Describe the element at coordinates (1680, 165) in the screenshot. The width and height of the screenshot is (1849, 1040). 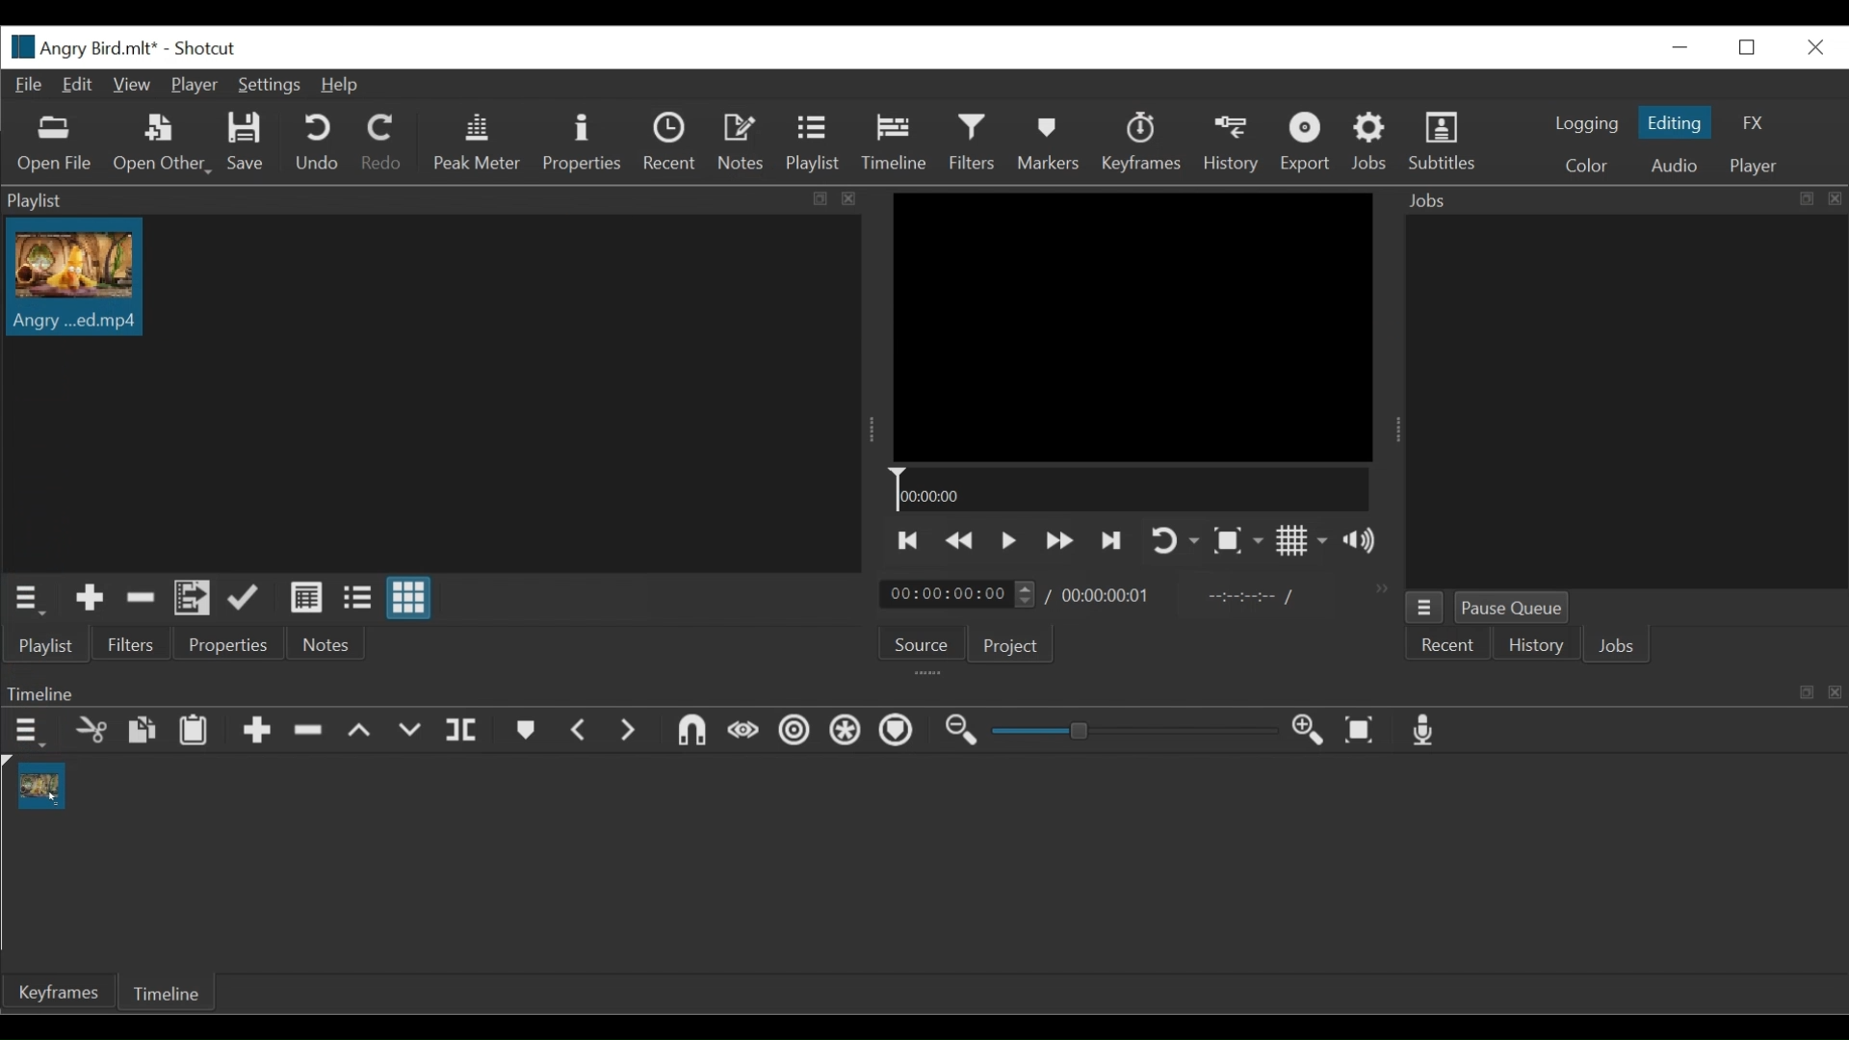
I see `Audio` at that location.